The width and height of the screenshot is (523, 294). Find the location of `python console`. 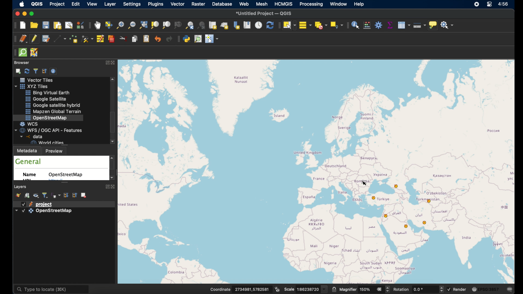

python console is located at coordinates (187, 39).